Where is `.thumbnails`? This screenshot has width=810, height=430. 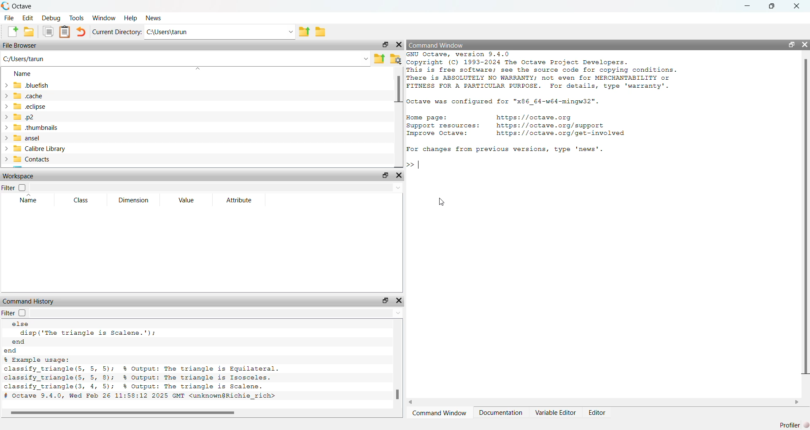
.thumbnails is located at coordinates (38, 128).